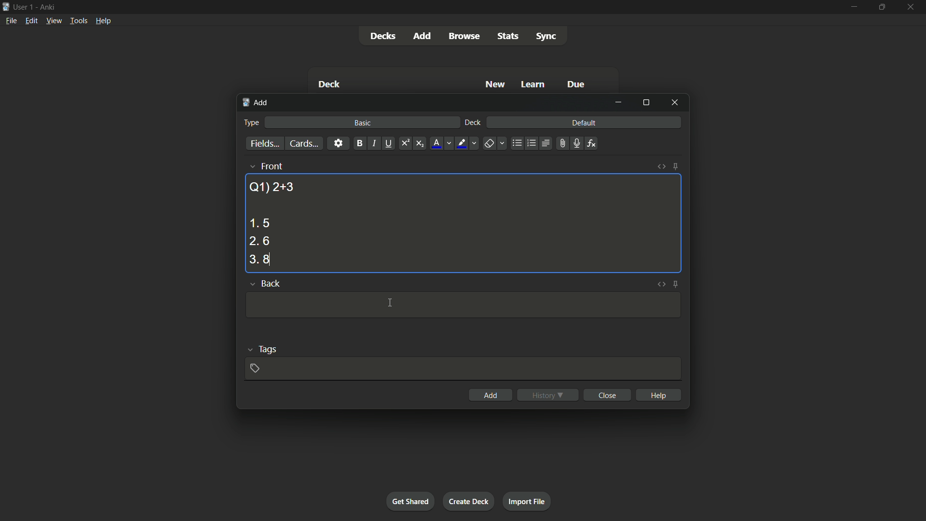 The width and height of the screenshot is (926, 521). Describe the element at coordinates (526, 500) in the screenshot. I see `import file` at that location.